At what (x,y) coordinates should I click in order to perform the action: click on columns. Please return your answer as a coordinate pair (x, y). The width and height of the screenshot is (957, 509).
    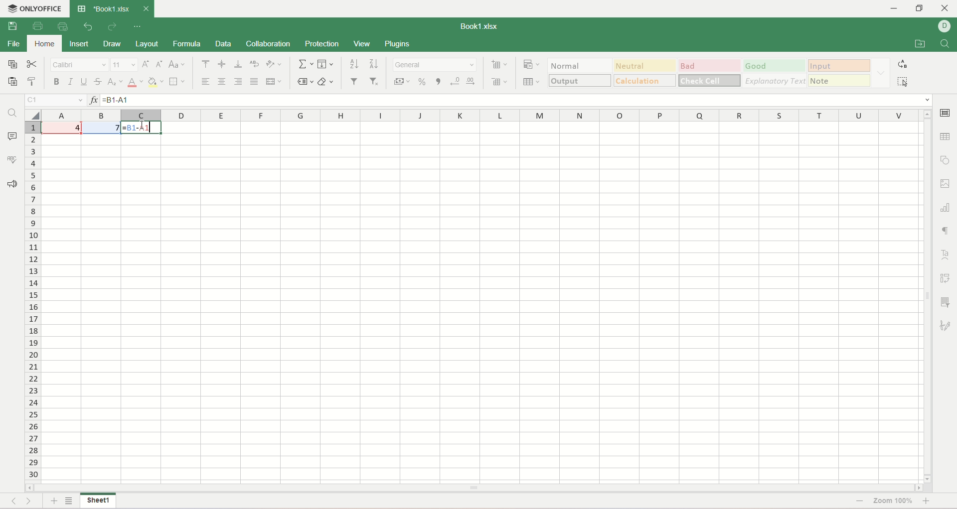
    Looking at the image, I should click on (482, 115).